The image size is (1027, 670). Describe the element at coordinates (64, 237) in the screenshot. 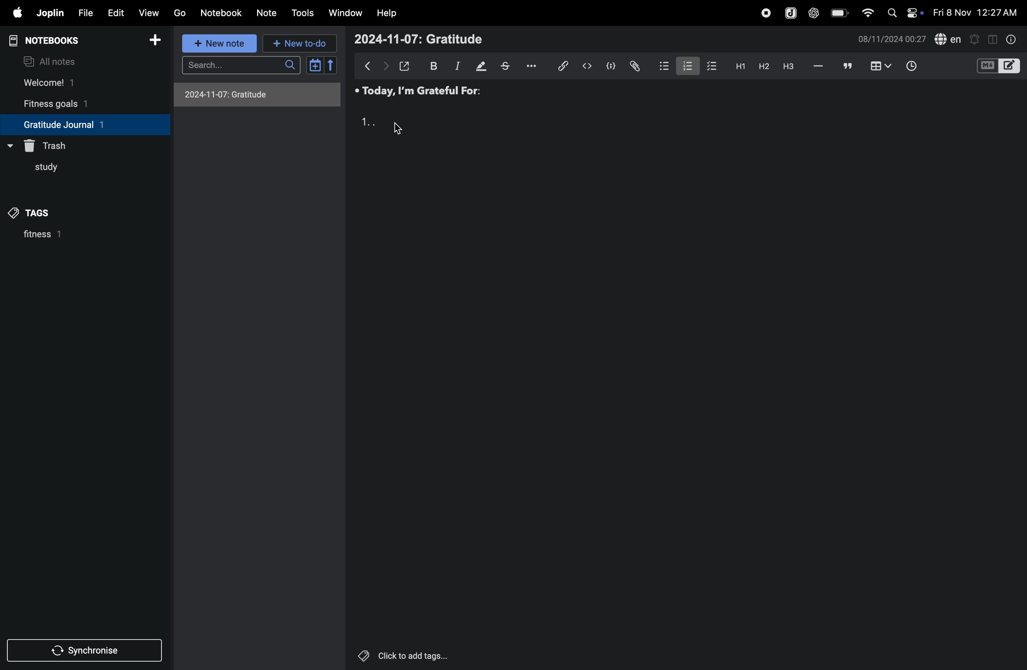

I see `fitness 1` at that location.